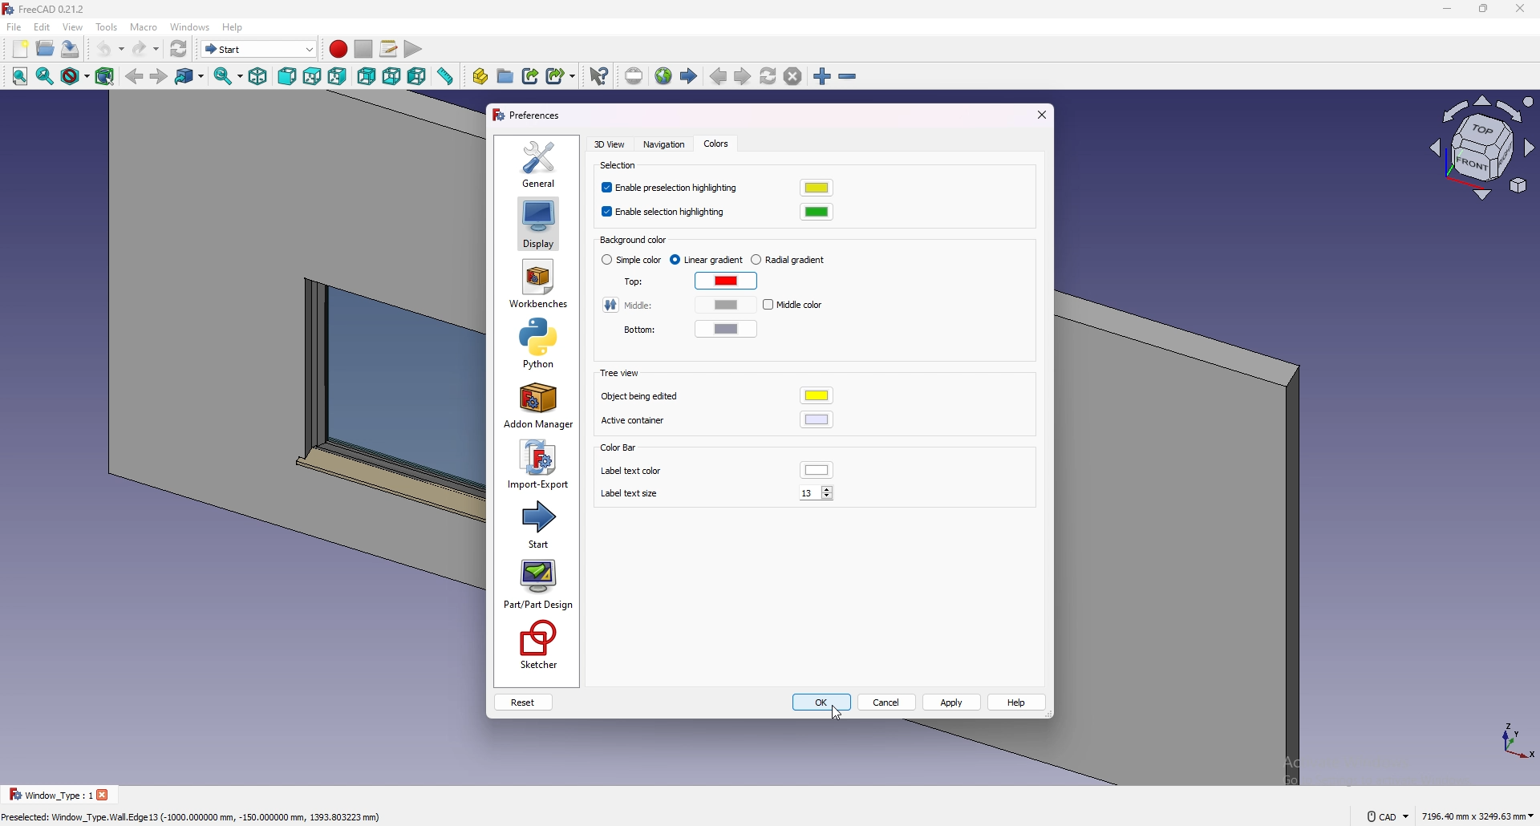  Describe the element at coordinates (145, 49) in the screenshot. I see `redo` at that location.